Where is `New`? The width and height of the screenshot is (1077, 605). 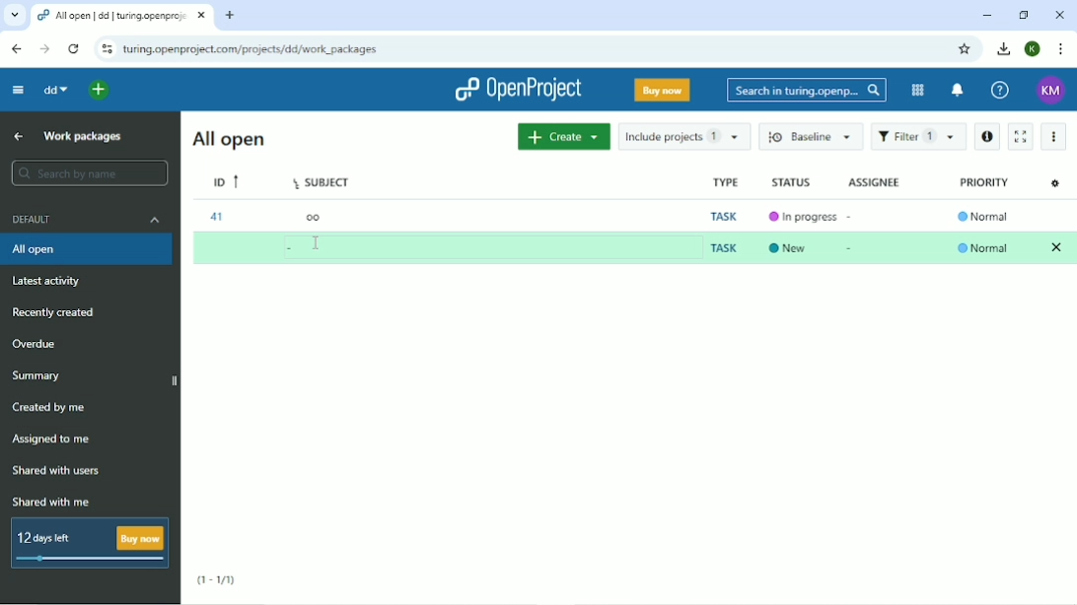 New is located at coordinates (788, 246).